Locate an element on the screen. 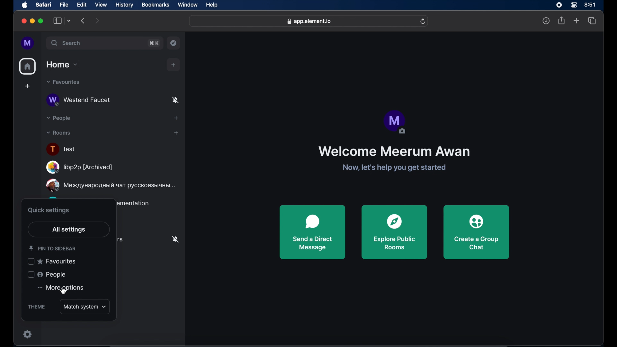 The height and width of the screenshot is (347, 617). backward is located at coordinates (83, 21).